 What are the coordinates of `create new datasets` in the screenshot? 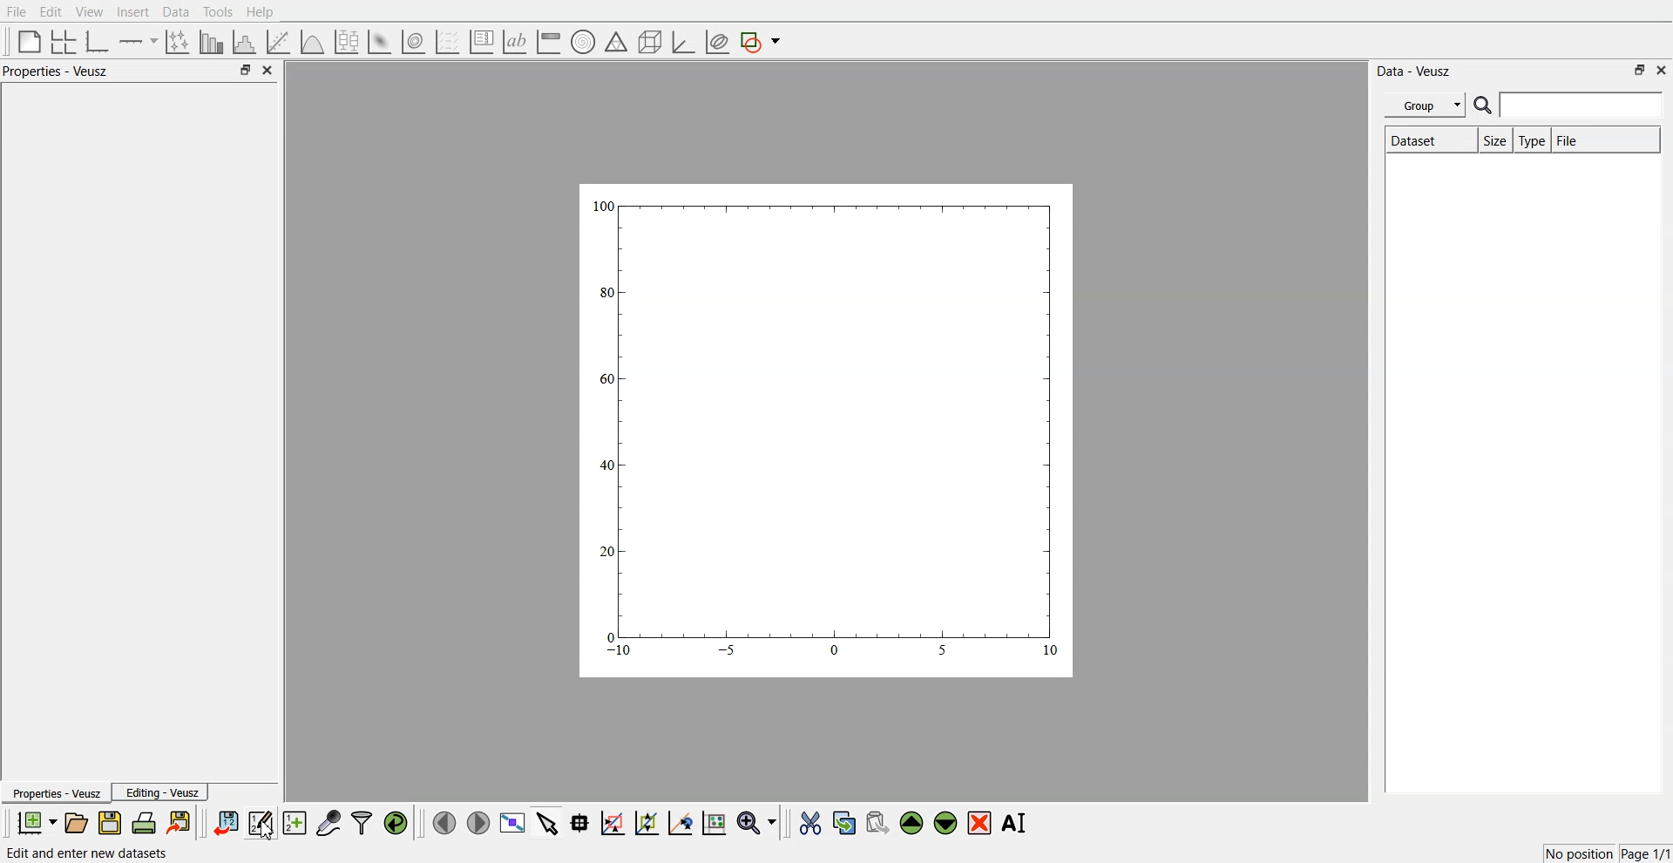 It's located at (295, 823).